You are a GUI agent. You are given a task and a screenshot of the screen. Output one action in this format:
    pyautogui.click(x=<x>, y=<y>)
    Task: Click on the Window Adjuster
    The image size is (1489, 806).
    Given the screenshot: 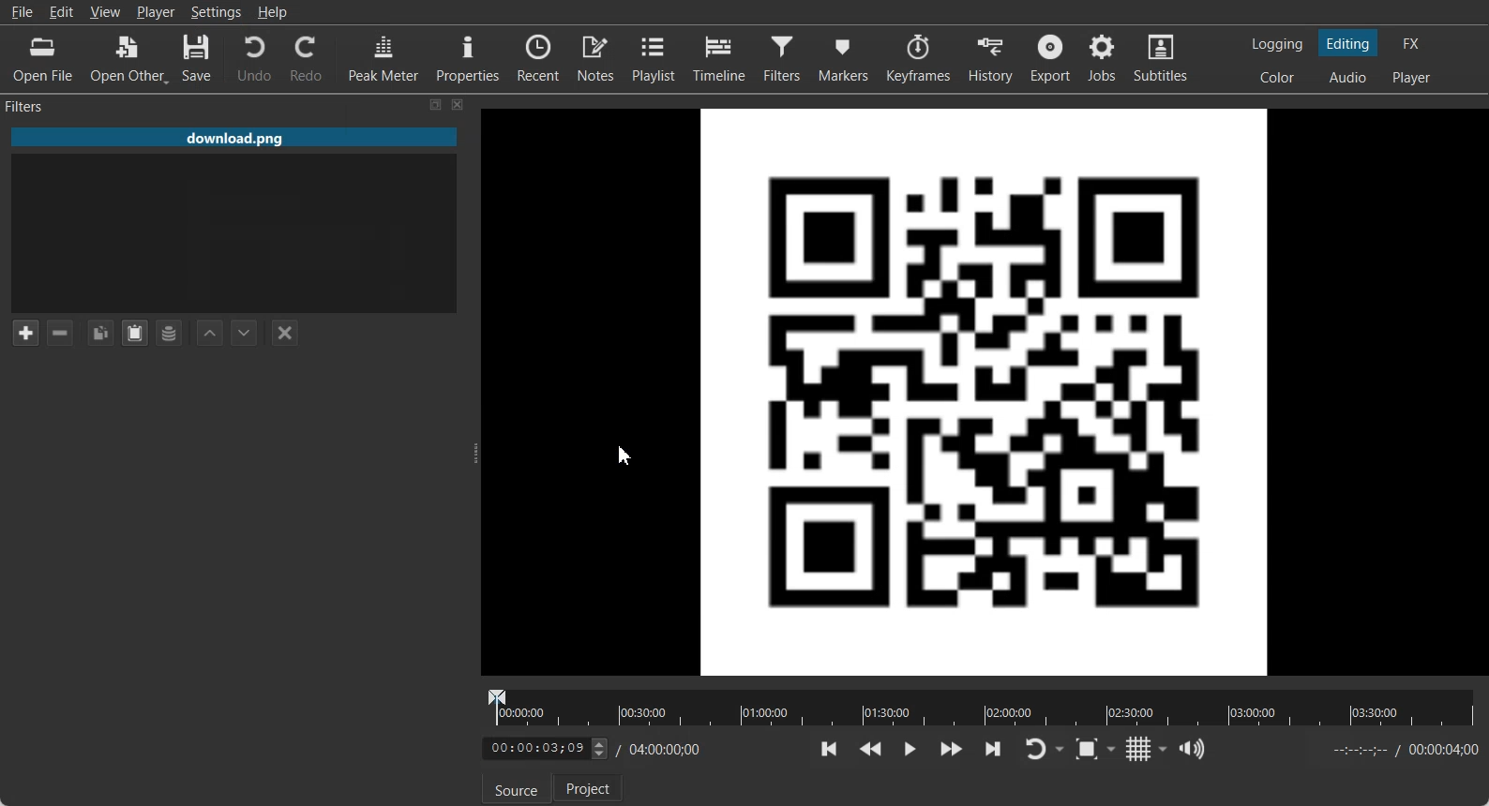 What is the action you would take?
    pyautogui.click(x=474, y=453)
    